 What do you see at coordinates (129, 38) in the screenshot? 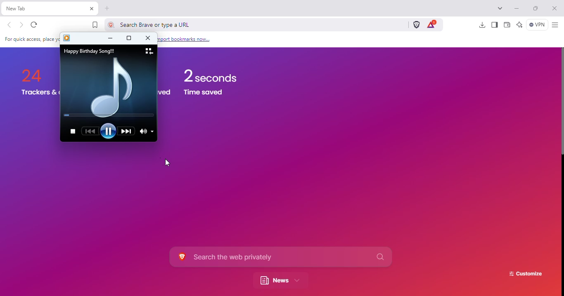
I see `maximize` at bounding box center [129, 38].